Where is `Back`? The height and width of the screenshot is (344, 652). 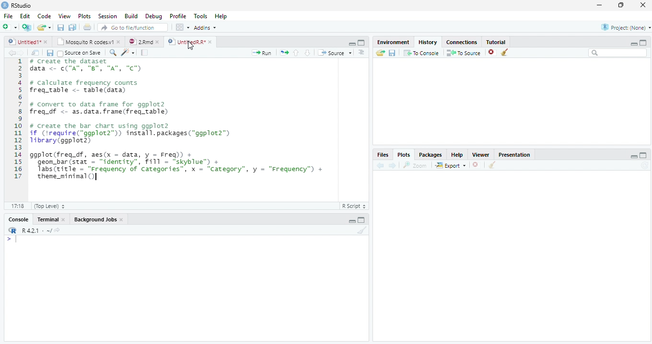 Back is located at coordinates (381, 165).